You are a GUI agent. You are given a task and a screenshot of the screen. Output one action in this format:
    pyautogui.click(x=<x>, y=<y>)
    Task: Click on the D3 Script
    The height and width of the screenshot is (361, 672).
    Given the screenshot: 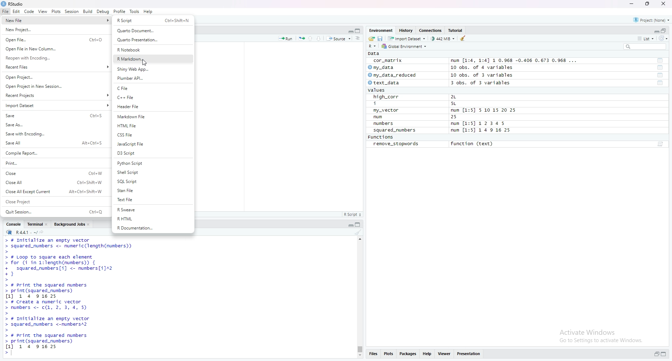 What is the action you would take?
    pyautogui.click(x=152, y=153)
    